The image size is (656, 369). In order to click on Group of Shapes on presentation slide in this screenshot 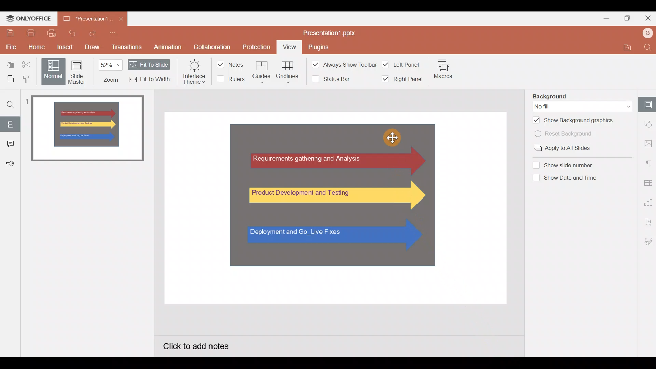, I will do `click(331, 194)`.